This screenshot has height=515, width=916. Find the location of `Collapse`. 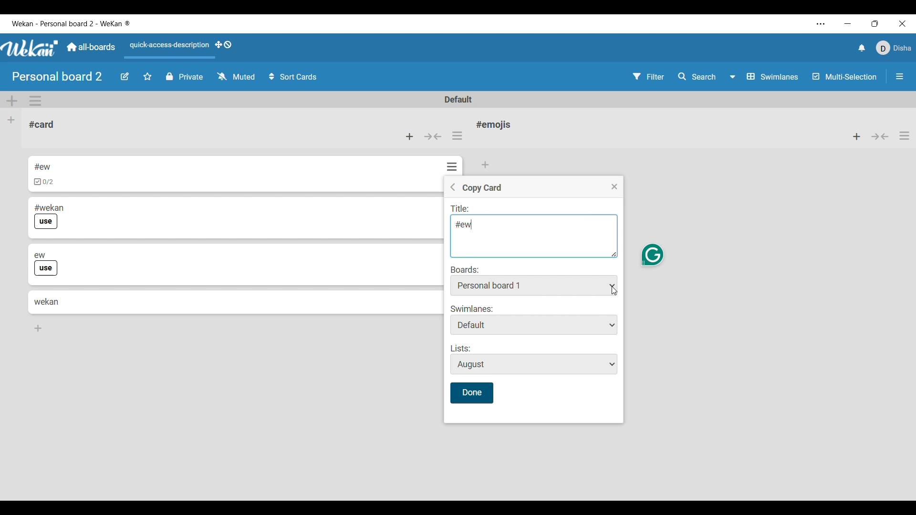

Collapse is located at coordinates (432, 137).